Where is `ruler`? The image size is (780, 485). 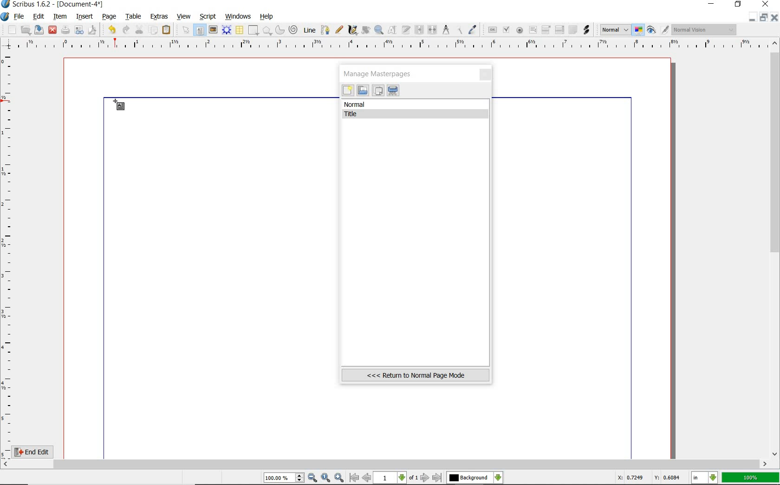 ruler is located at coordinates (8, 254).